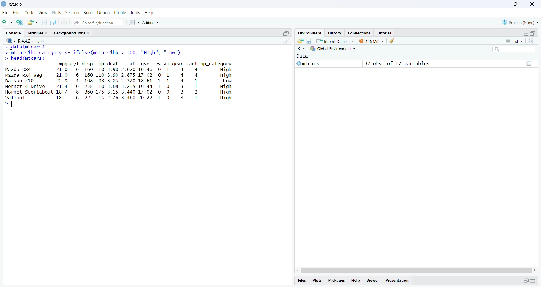  I want to click on Maximize, so click(533, 33).